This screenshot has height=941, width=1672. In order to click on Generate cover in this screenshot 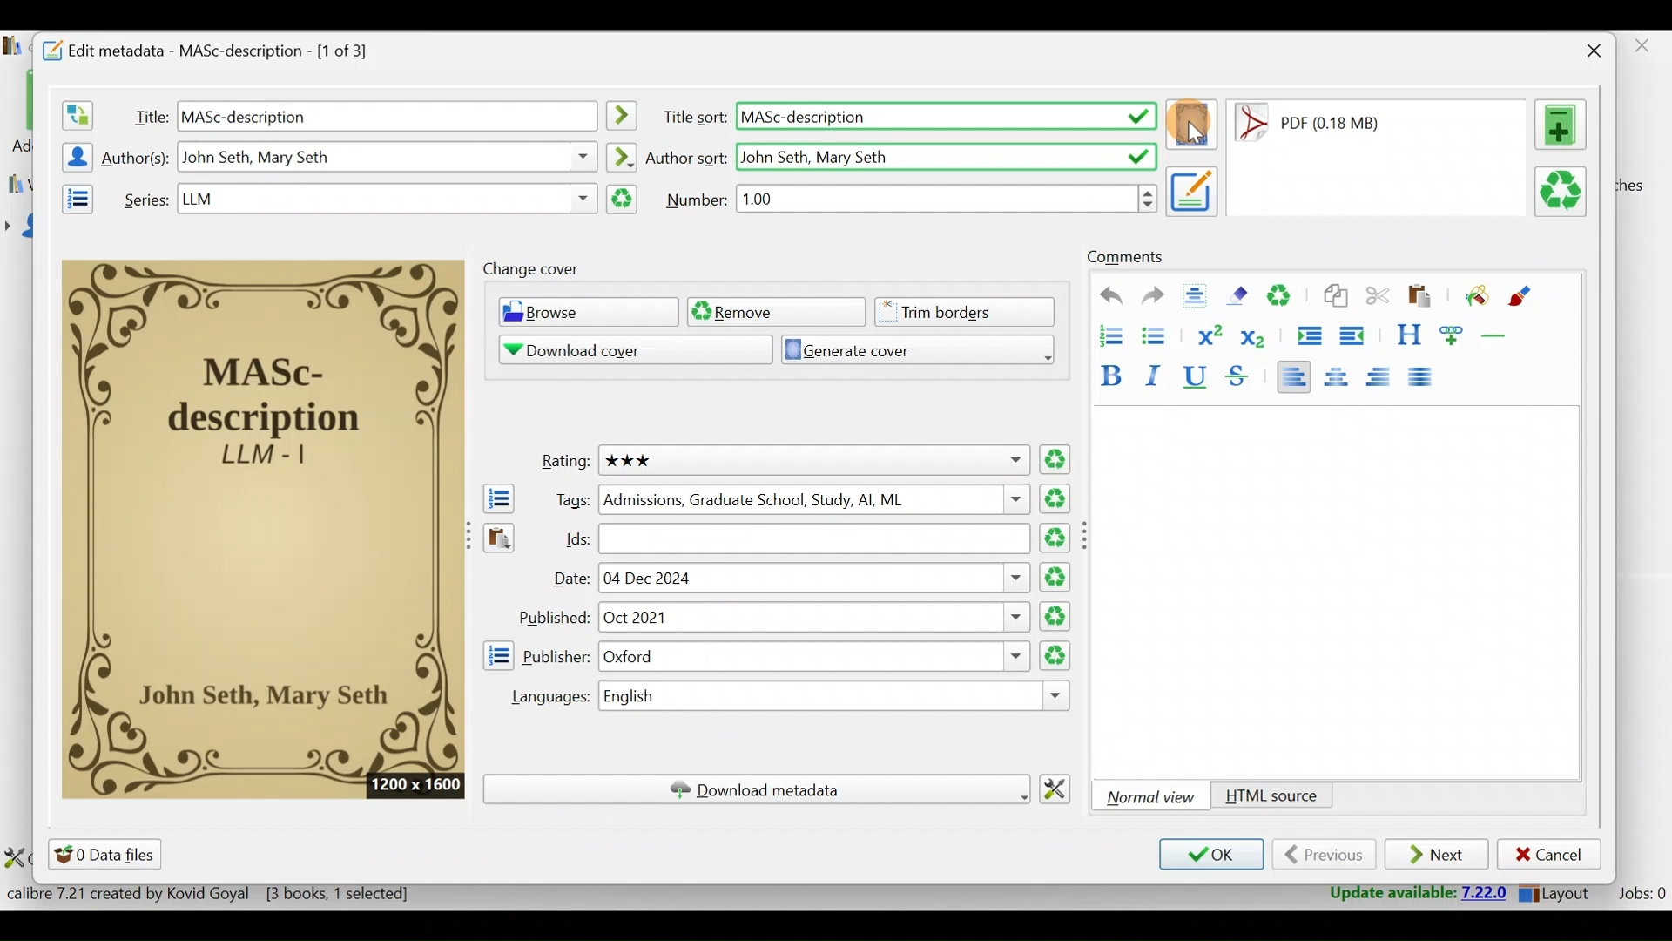, I will do `click(911, 349)`.